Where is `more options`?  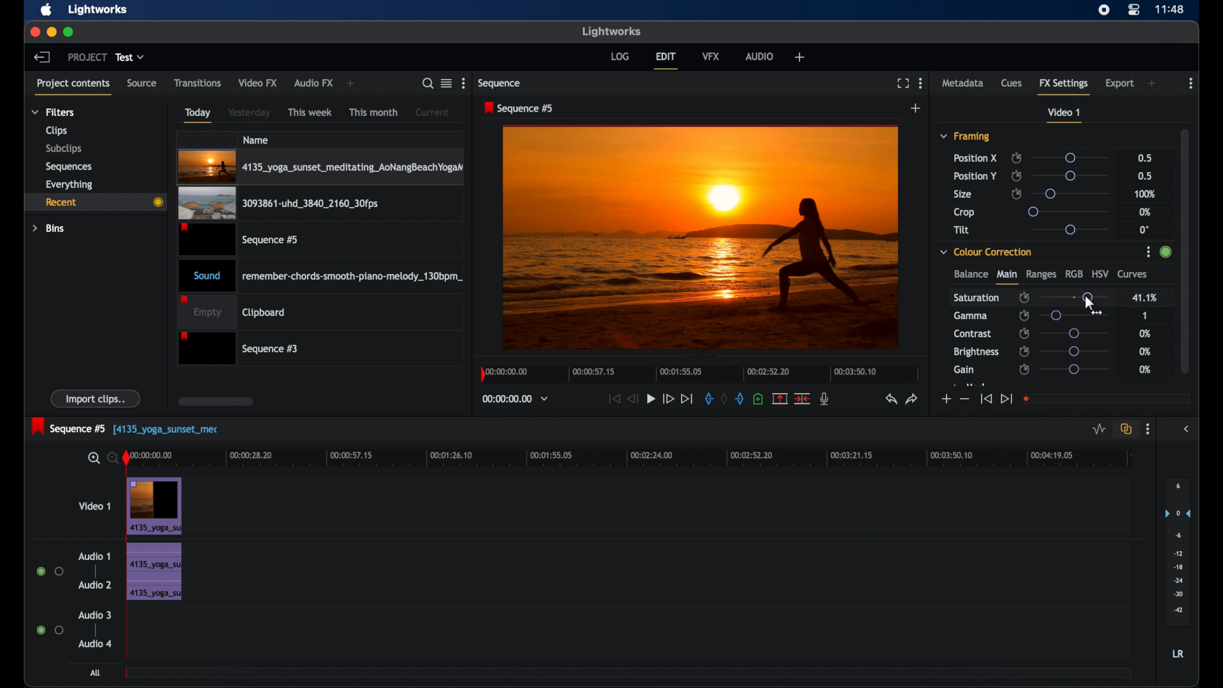
more options is located at coordinates (920, 83).